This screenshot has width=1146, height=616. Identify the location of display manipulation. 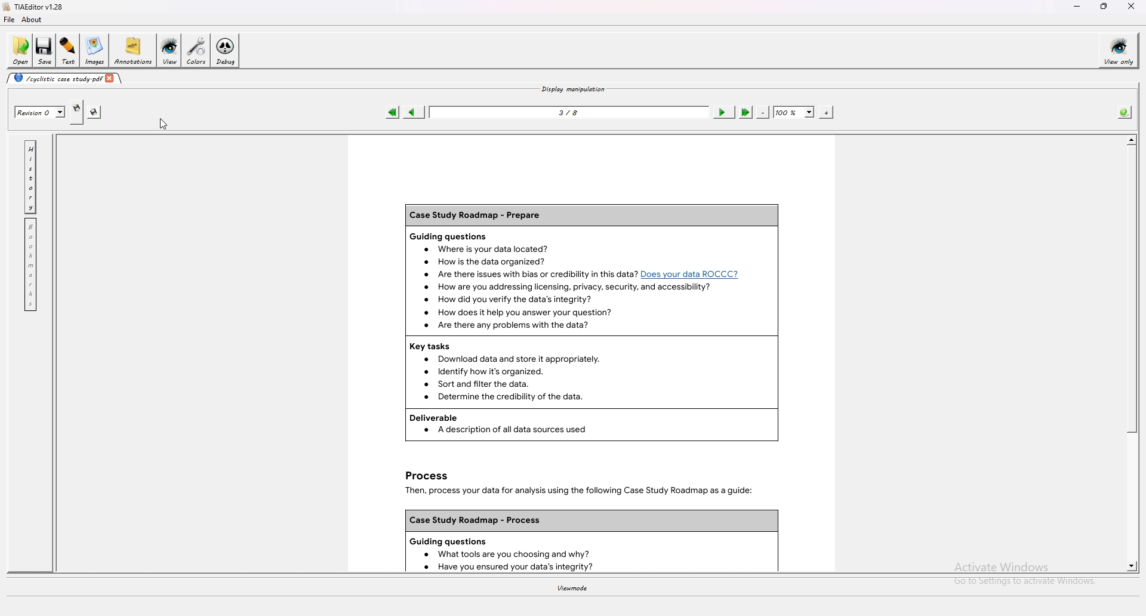
(572, 88).